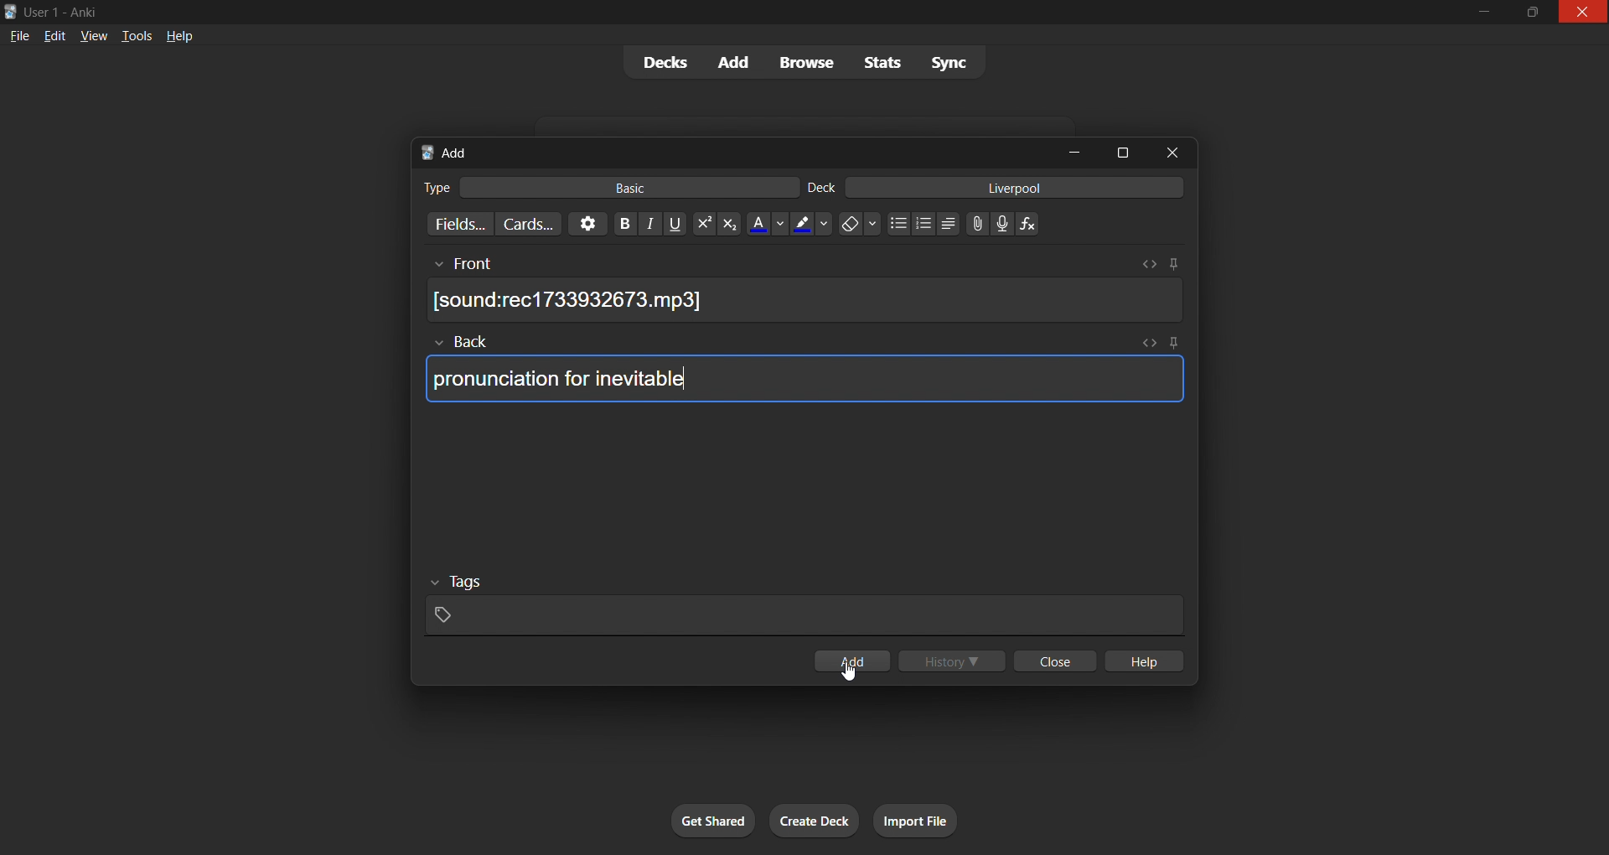 The image size is (1609, 855). What do you see at coordinates (696, 816) in the screenshot?
I see `get shared` at bounding box center [696, 816].